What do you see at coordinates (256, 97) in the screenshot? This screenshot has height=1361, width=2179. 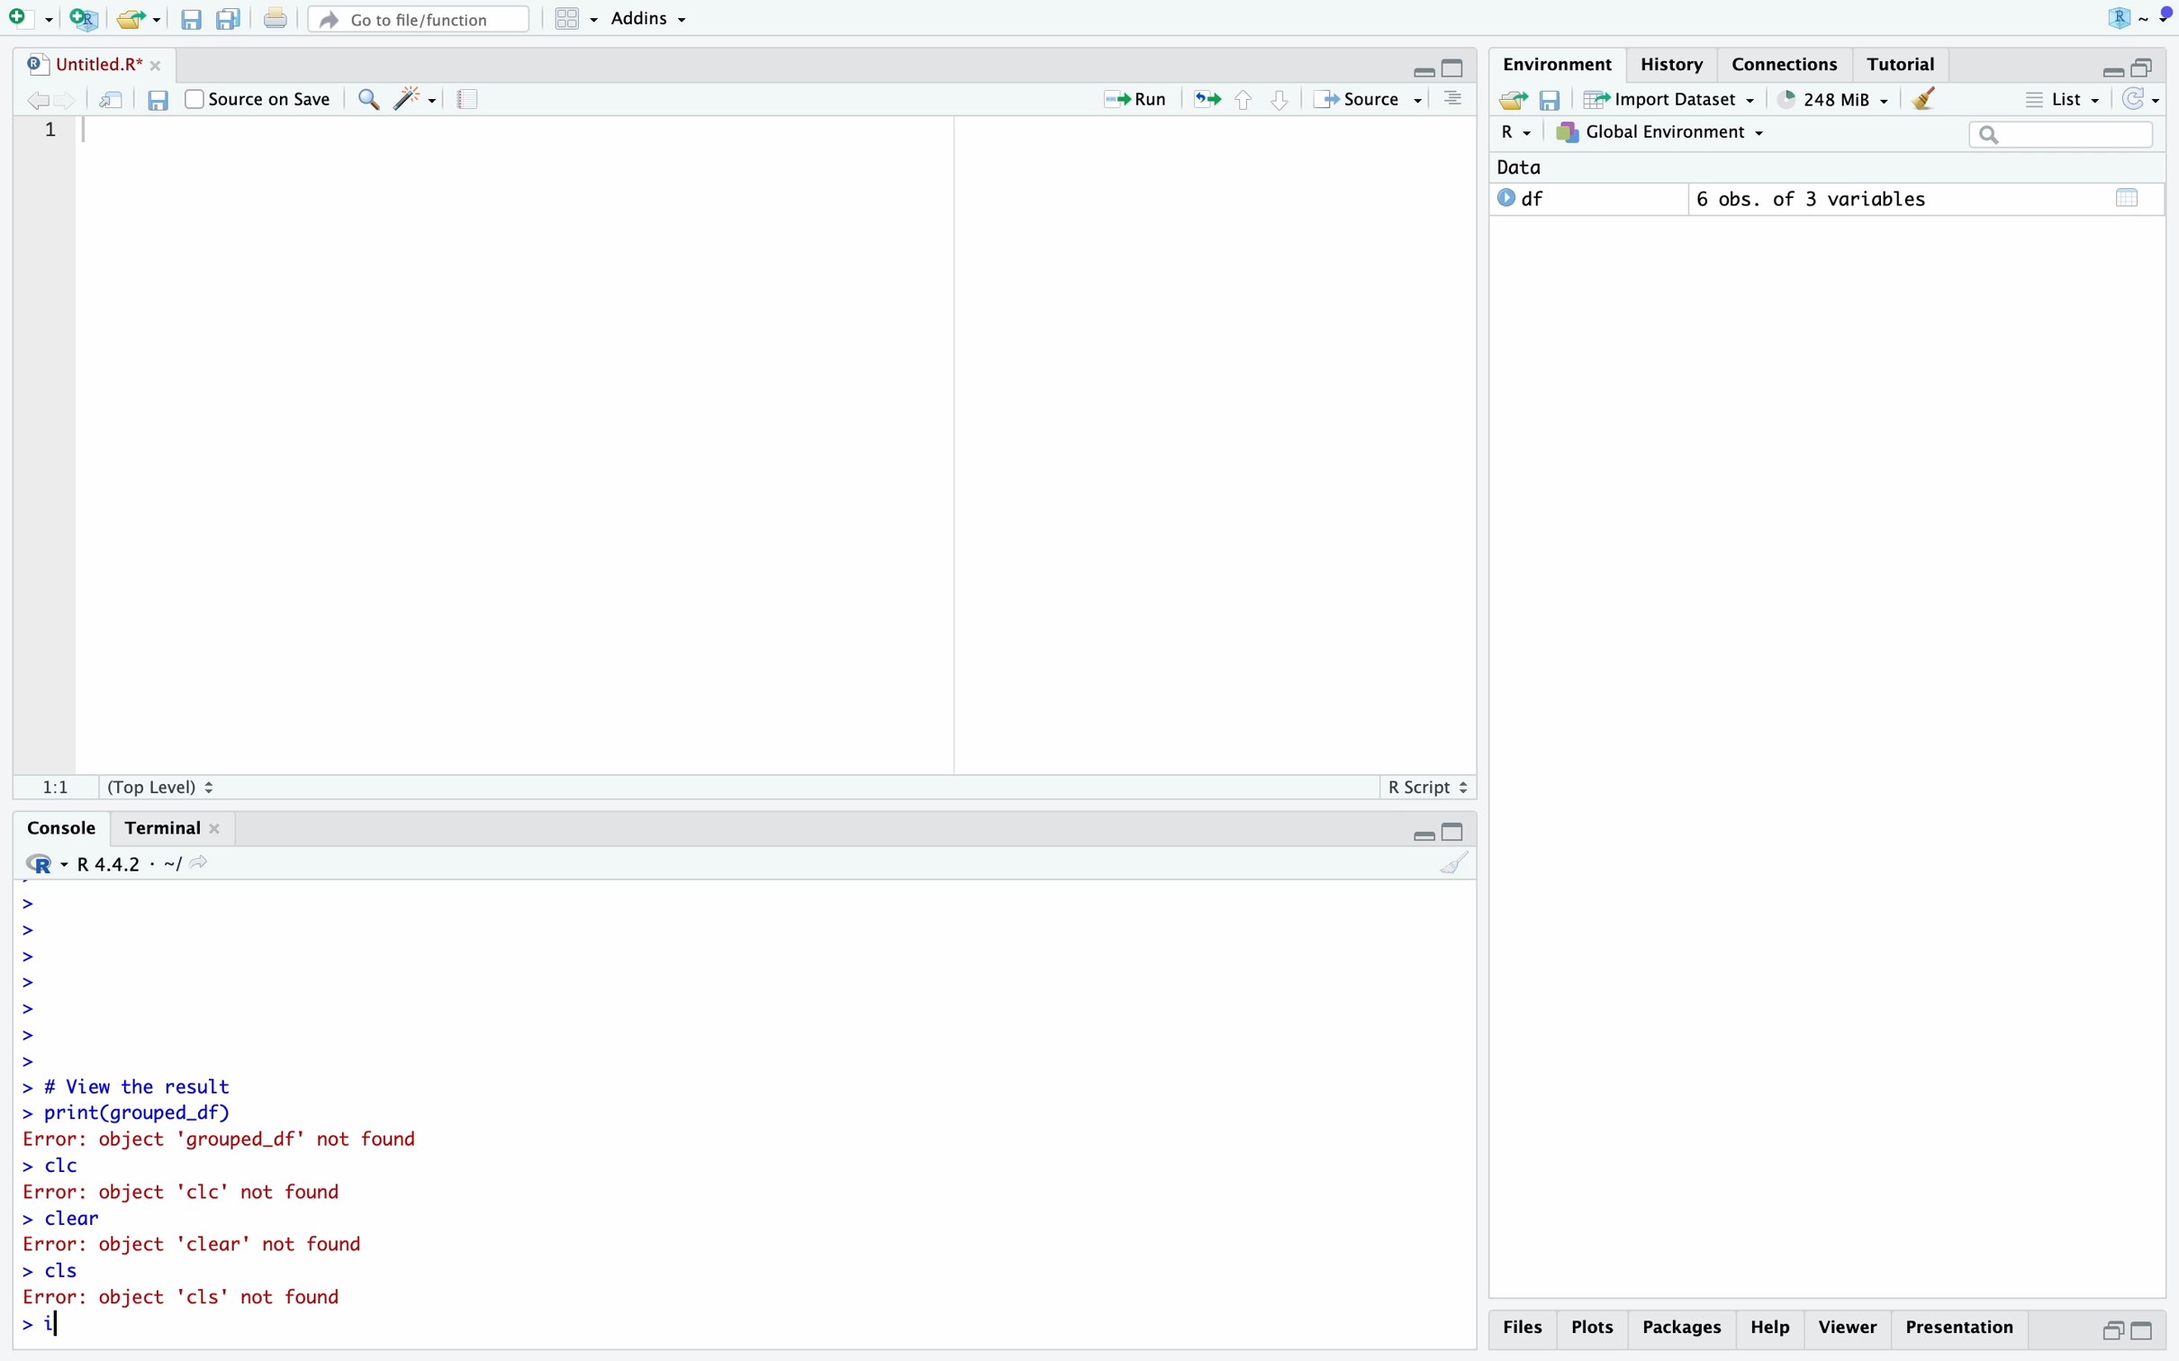 I see `Source on Save` at bounding box center [256, 97].